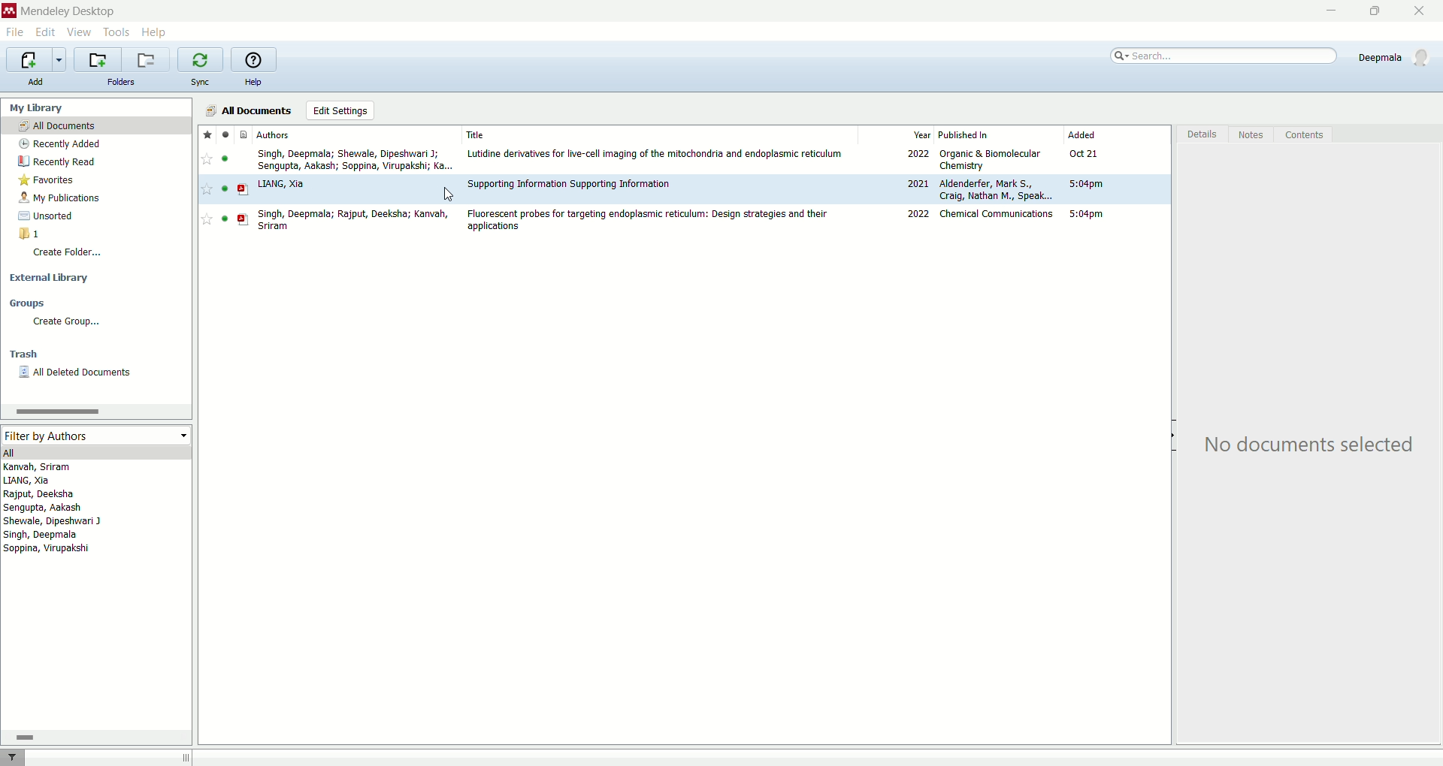 This screenshot has height=766, width=1443. I want to click on recently read, so click(55, 163).